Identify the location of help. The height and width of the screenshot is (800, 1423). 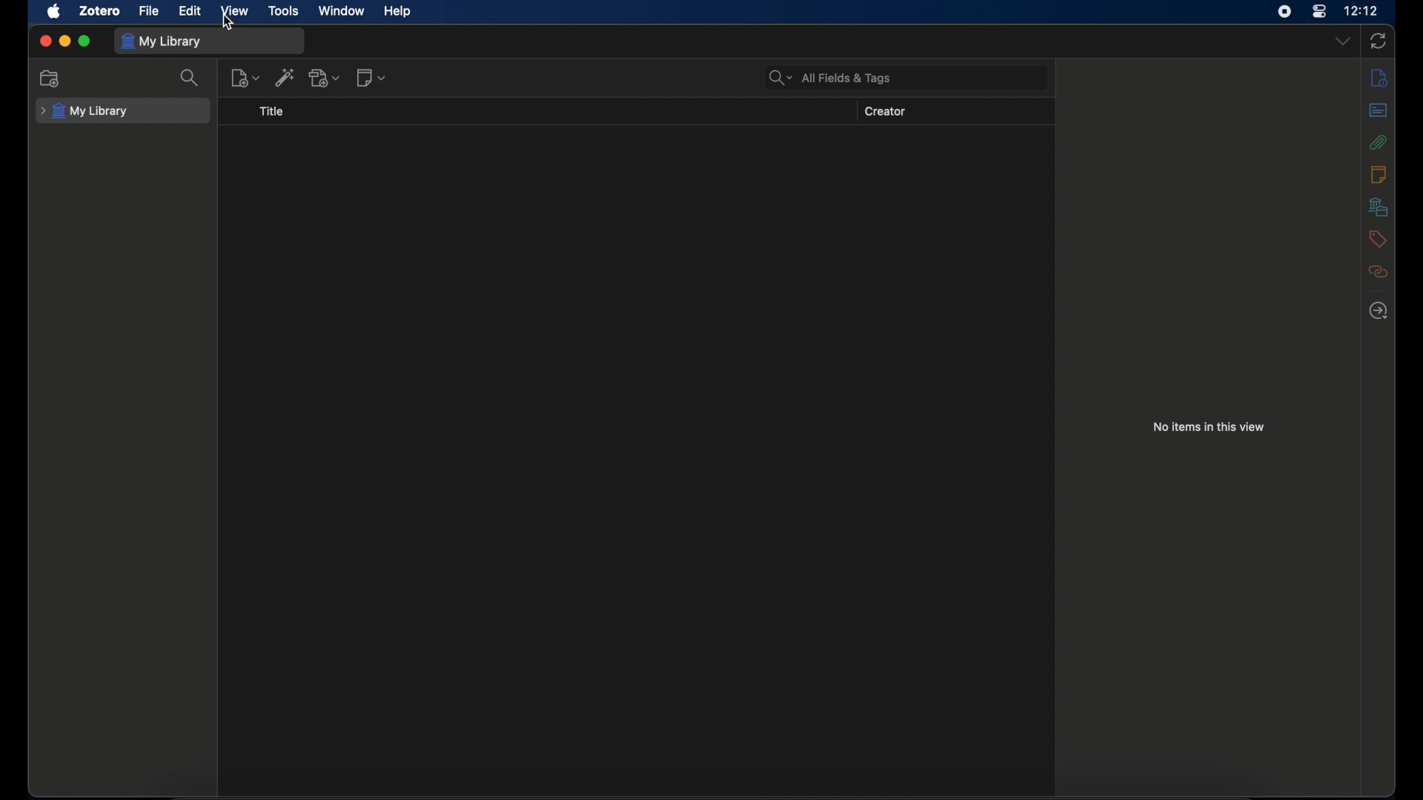
(397, 11).